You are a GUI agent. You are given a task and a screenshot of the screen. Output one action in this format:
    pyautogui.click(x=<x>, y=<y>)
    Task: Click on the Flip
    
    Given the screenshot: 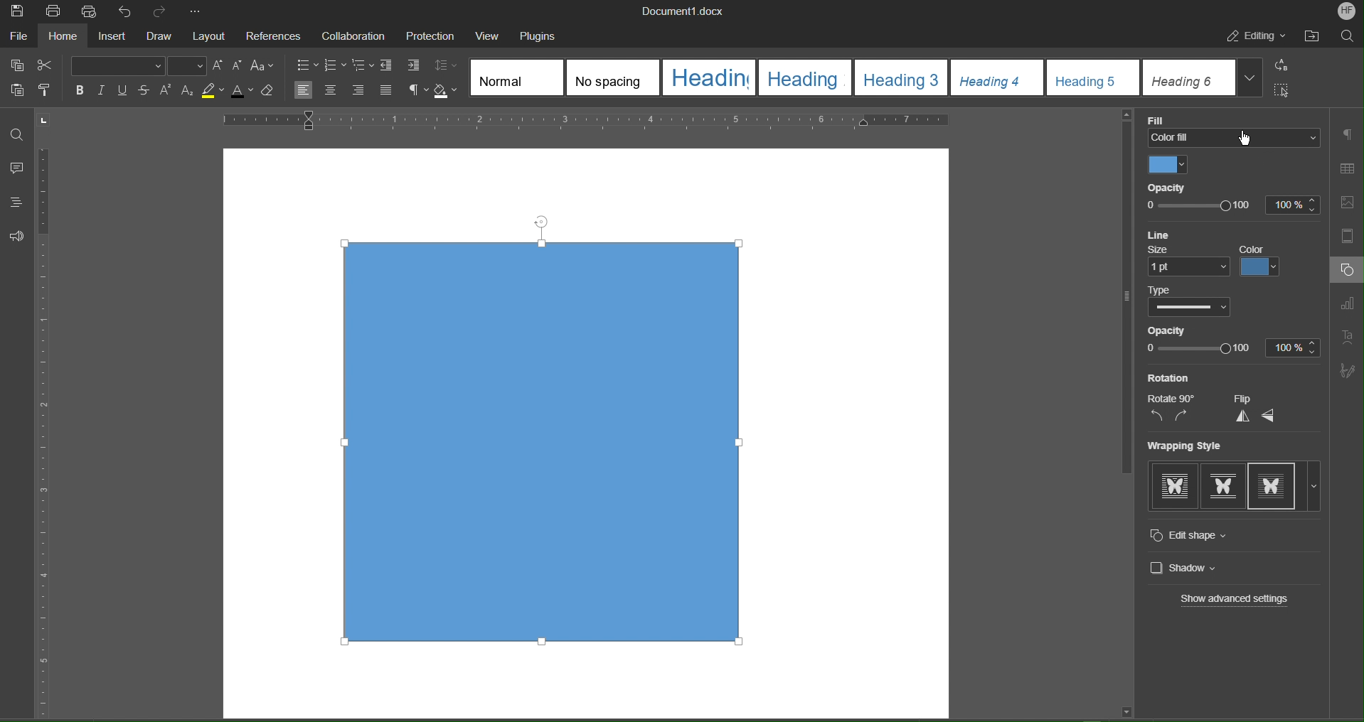 What is the action you would take?
    pyautogui.click(x=1244, y=399)
    